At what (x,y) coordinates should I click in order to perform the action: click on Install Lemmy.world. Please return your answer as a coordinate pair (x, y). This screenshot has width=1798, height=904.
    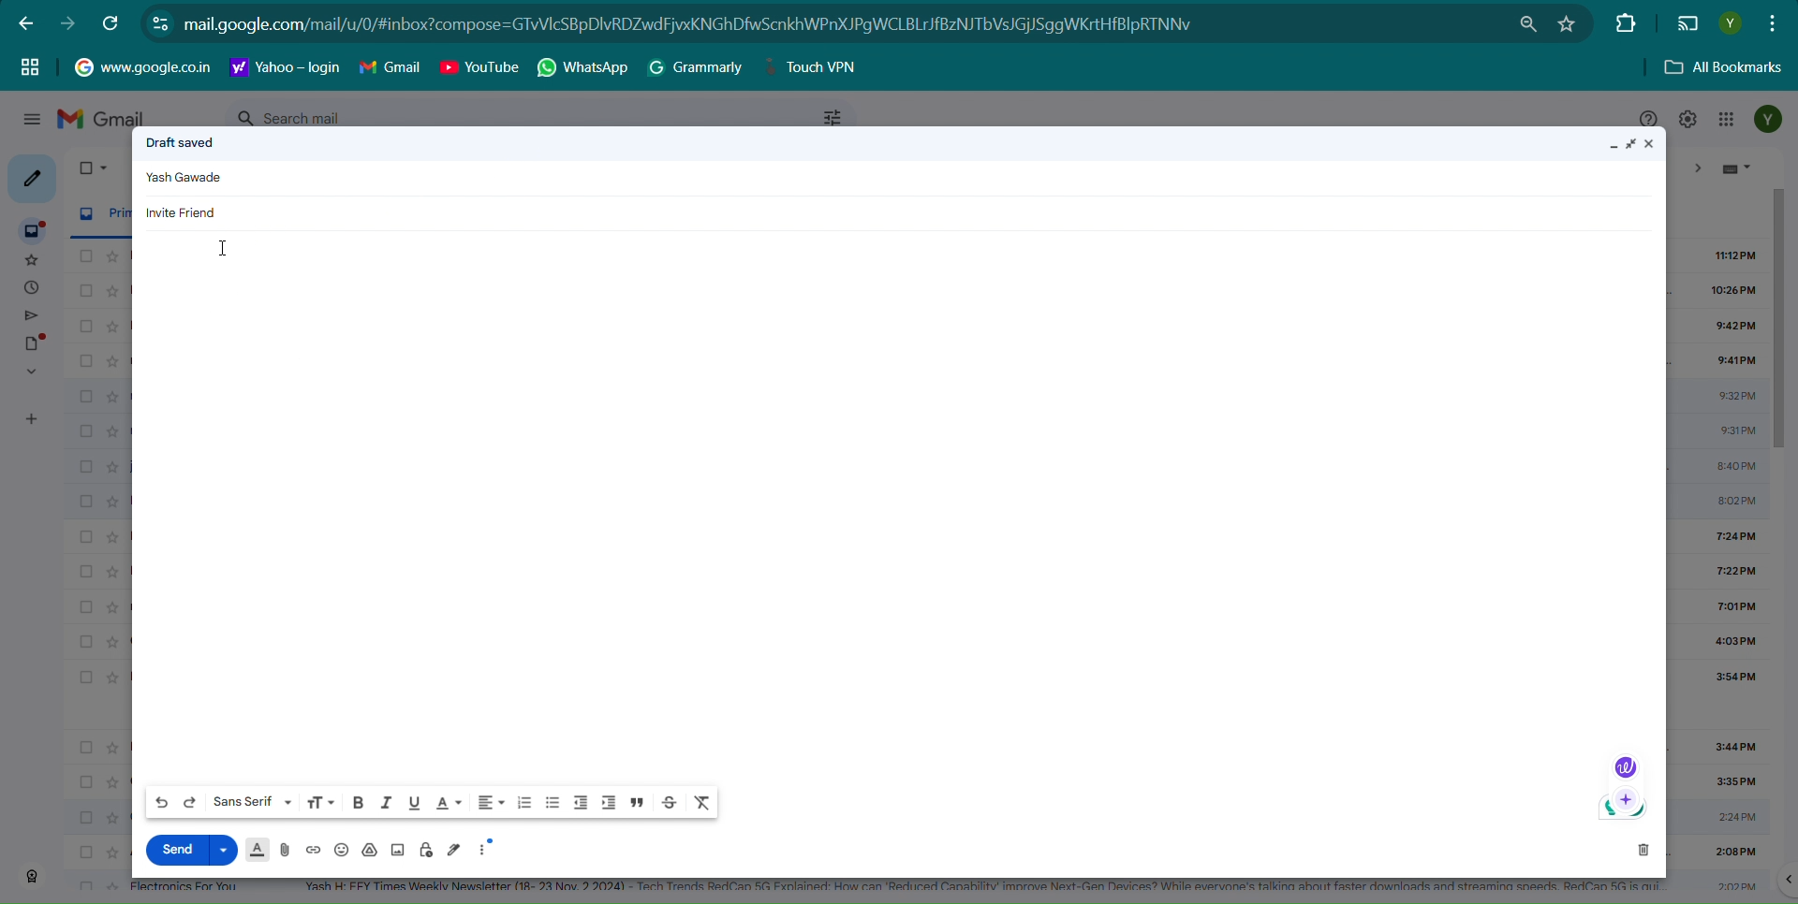
    Looking at the image, I should click on (1531, 24).